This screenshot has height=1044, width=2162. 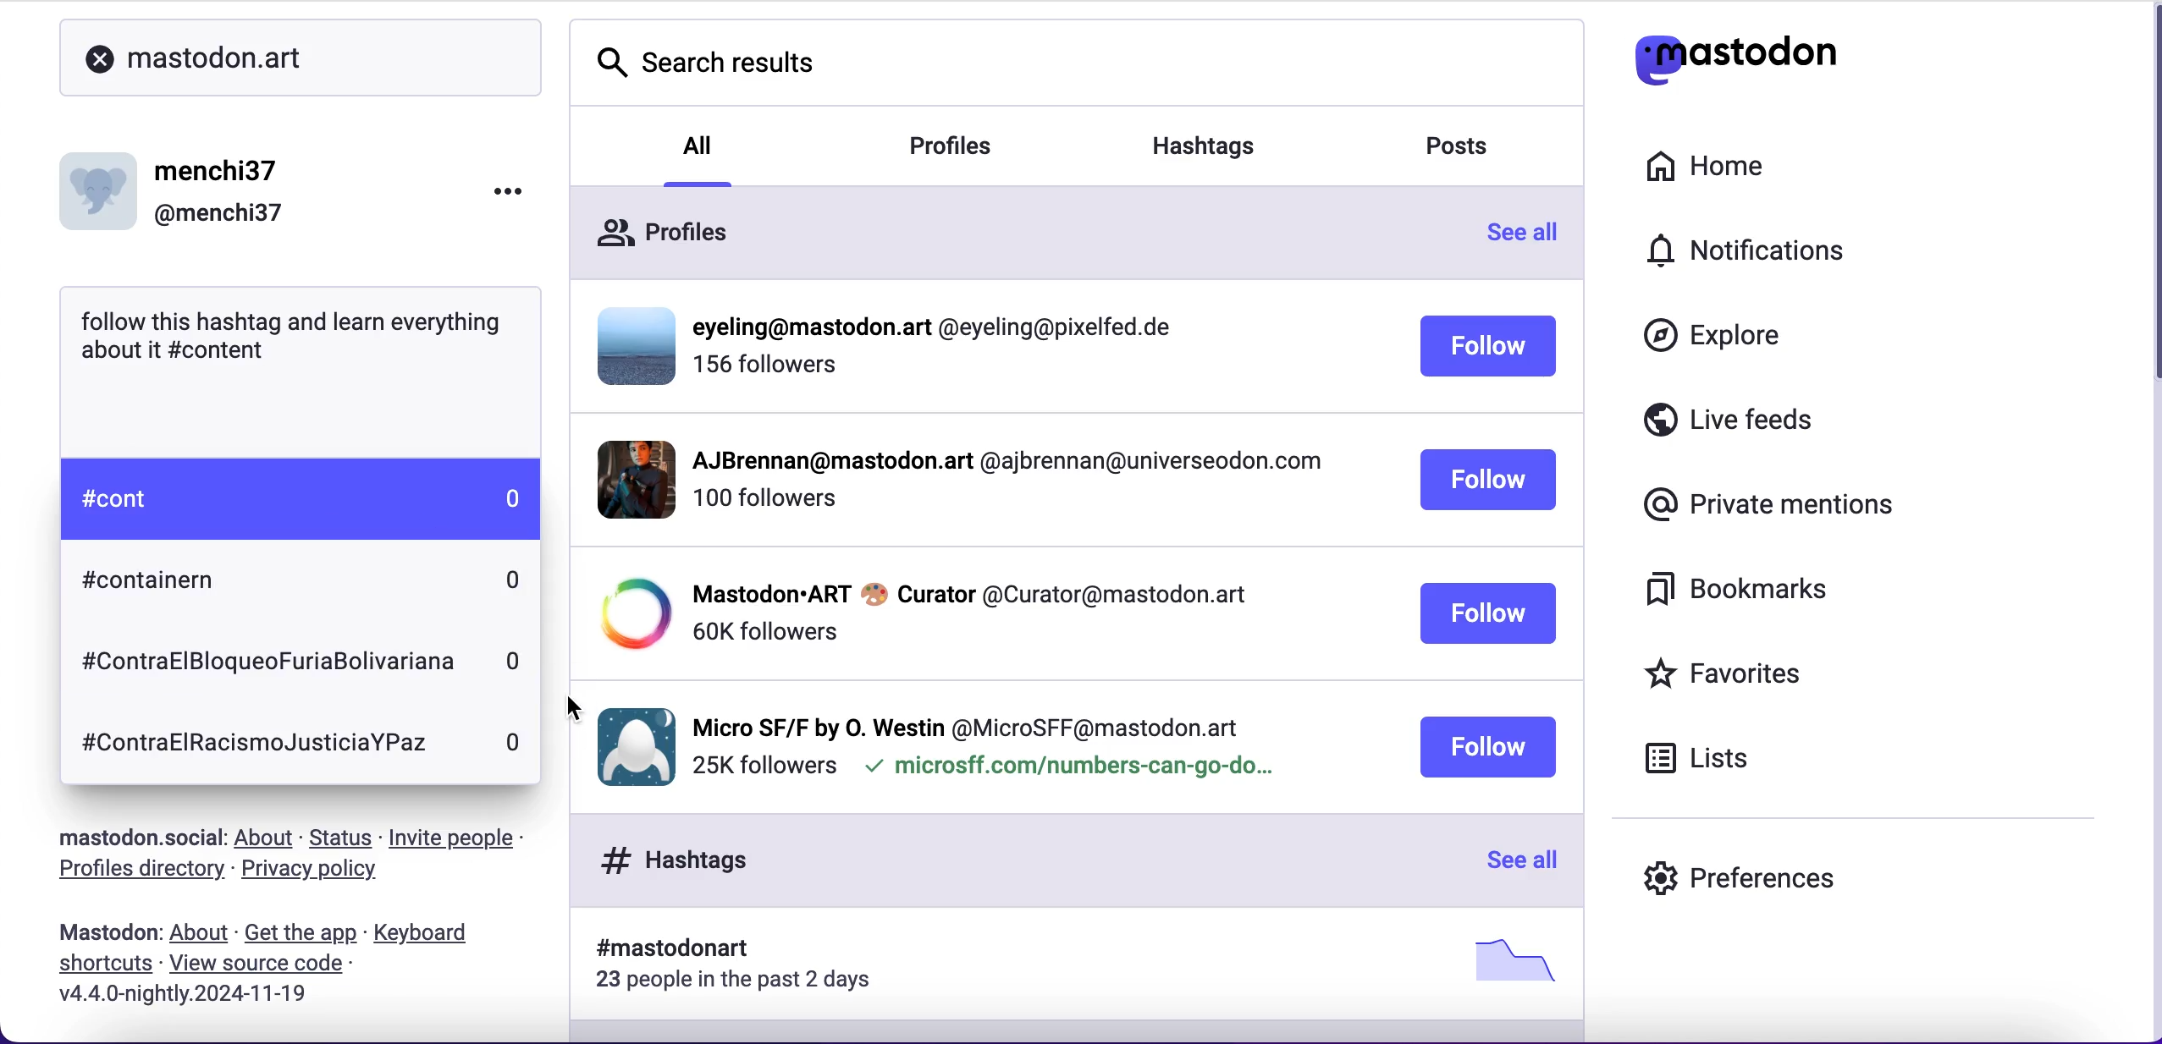 I want to click on posts, so click(x=1473, y=151).